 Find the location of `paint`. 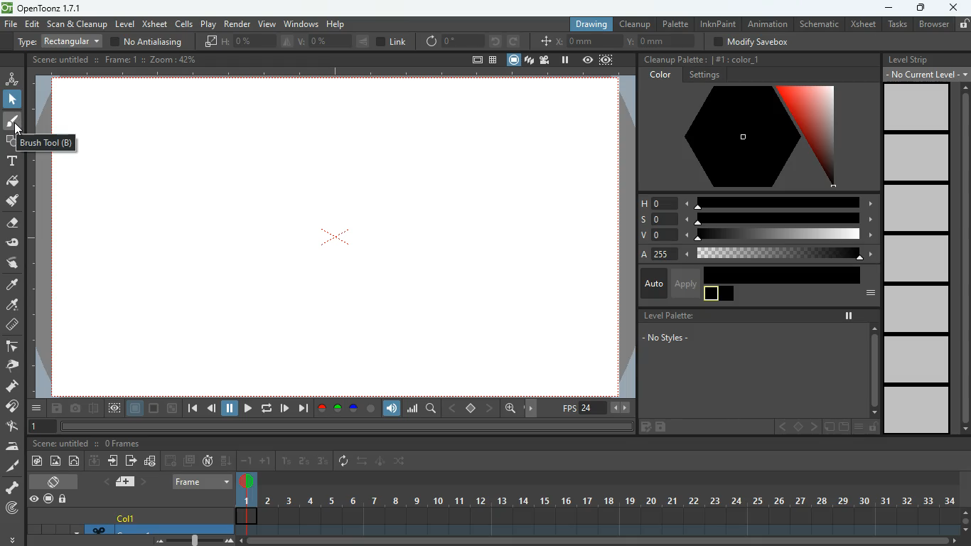

paint is located at coordinates (11, 201).